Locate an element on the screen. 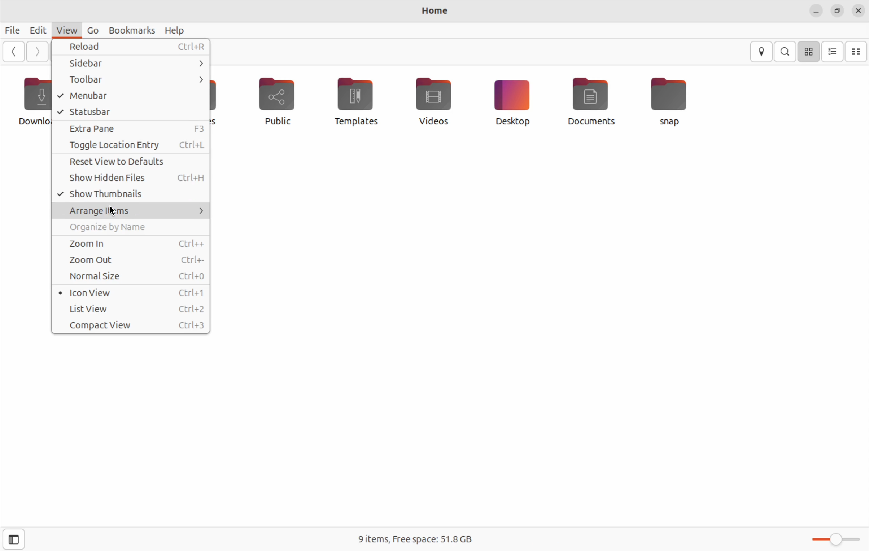 The width and height of the screenshot is (869, 551). file is located at coordinates (10, 30).